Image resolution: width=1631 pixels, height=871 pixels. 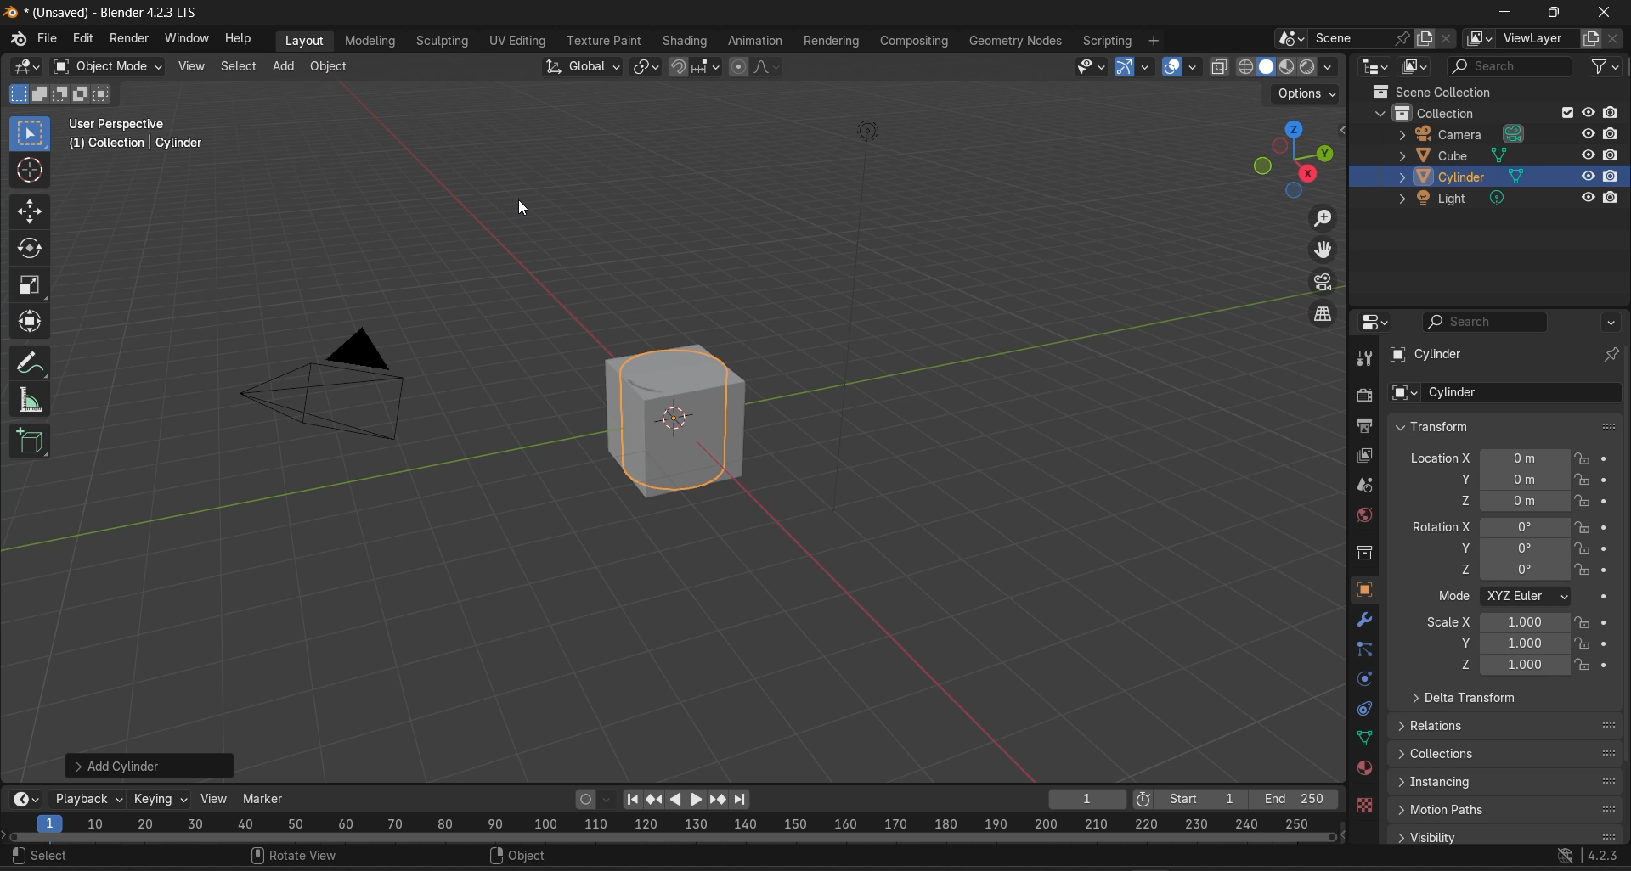 I want to click on transformation orientation, so click(x=584, y=65).